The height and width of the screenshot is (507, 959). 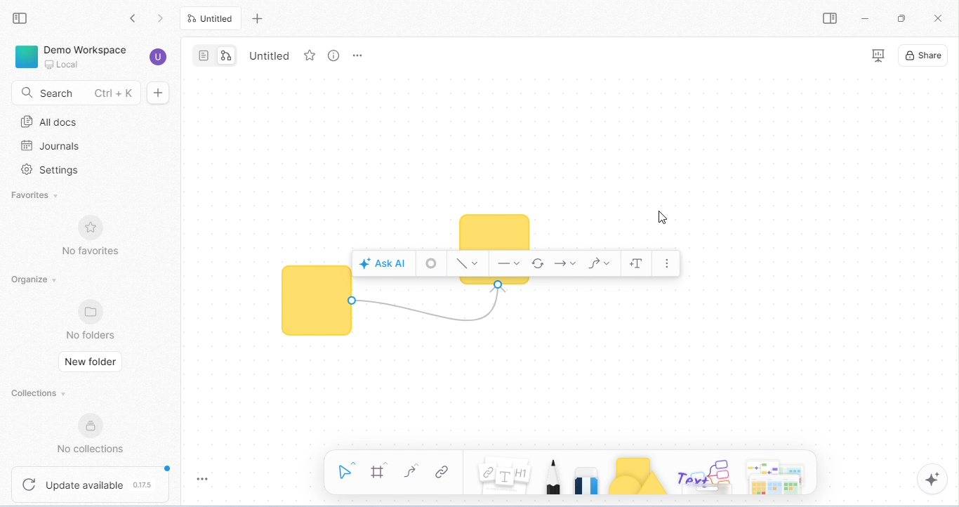 What do you see at coordinates (412, 471) in the screenshot?
I see `curve` at bounding box center [412, 471].